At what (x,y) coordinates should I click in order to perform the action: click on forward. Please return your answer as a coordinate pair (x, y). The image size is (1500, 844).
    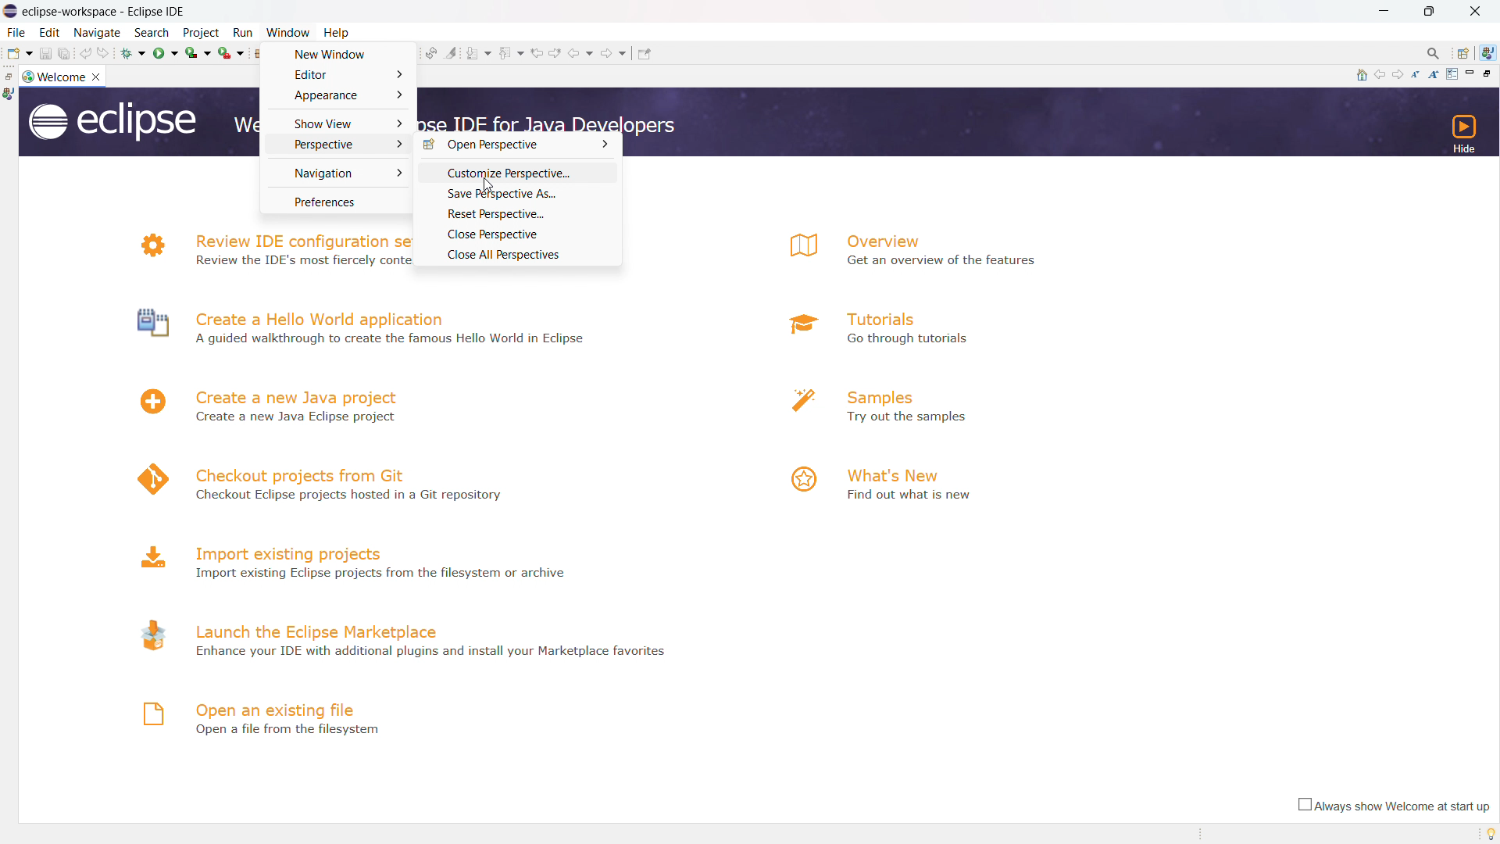
    Looking at the image, I should click on (612, 52).